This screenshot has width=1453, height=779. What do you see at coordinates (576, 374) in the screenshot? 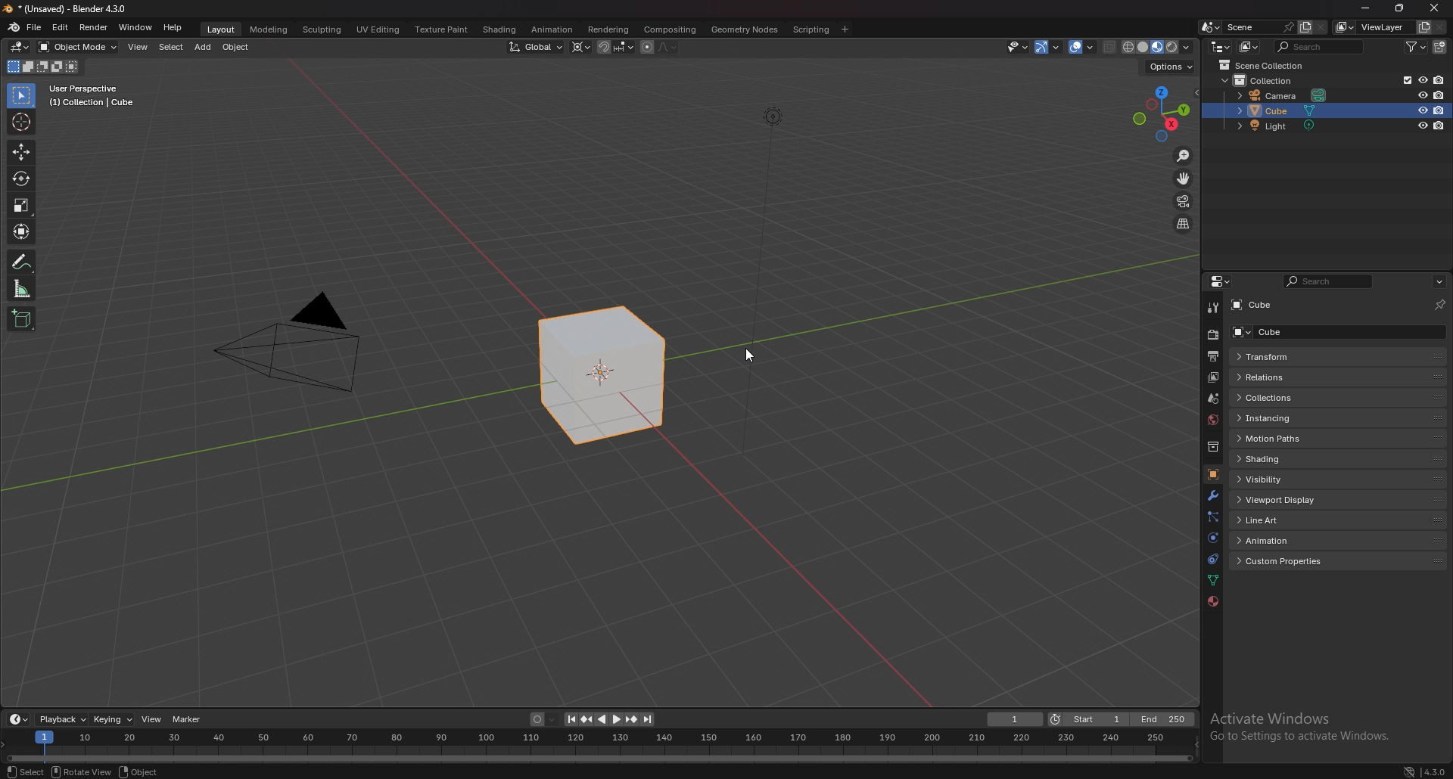
I see `acctive element` at bounding box center [576, 374].